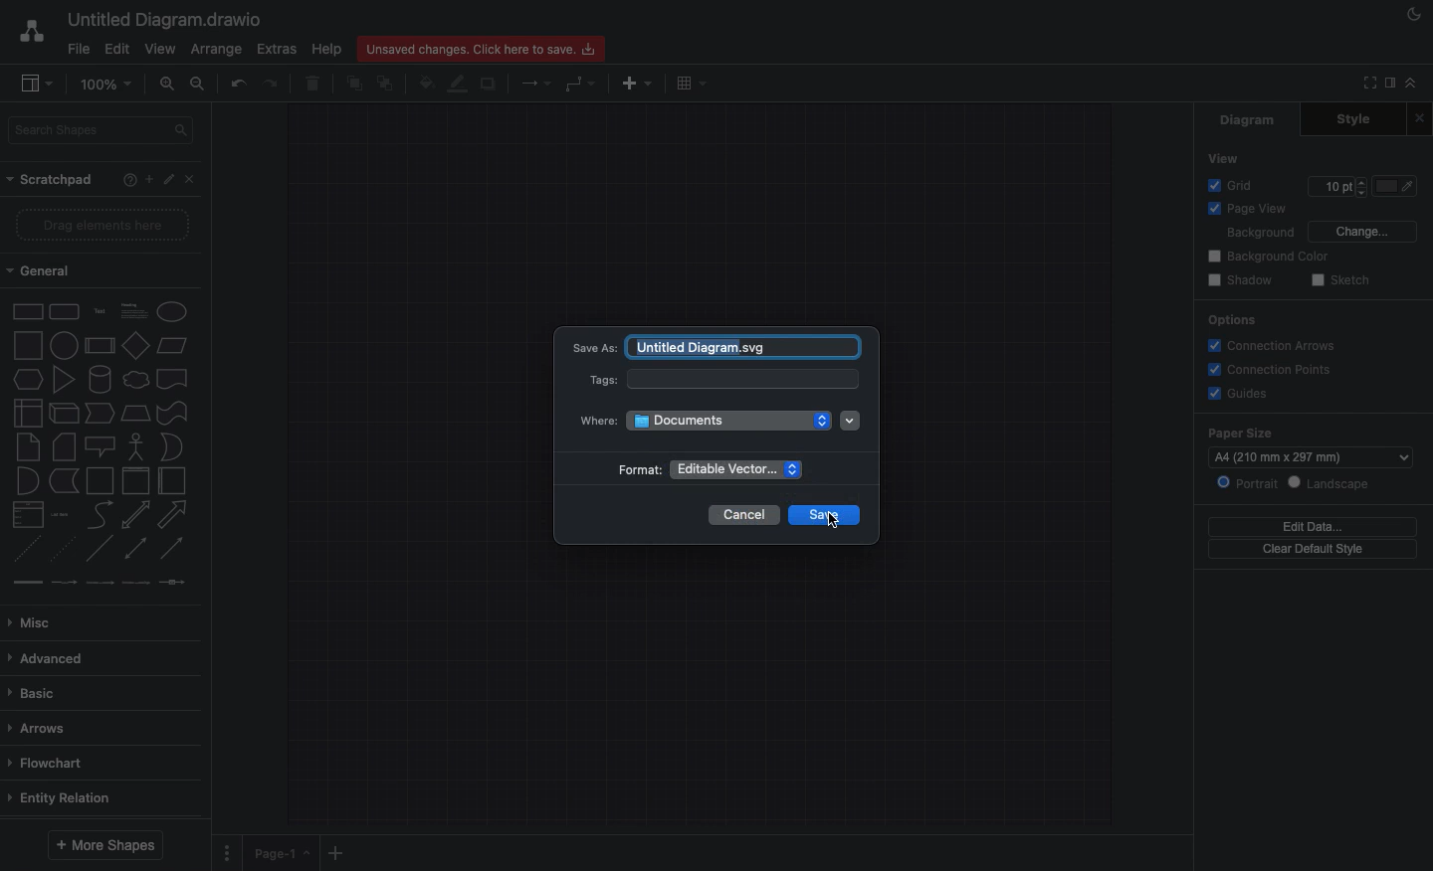  Describe the element at coordinates (1343, 280) in the screenshot. I see `Sketch` at that location.